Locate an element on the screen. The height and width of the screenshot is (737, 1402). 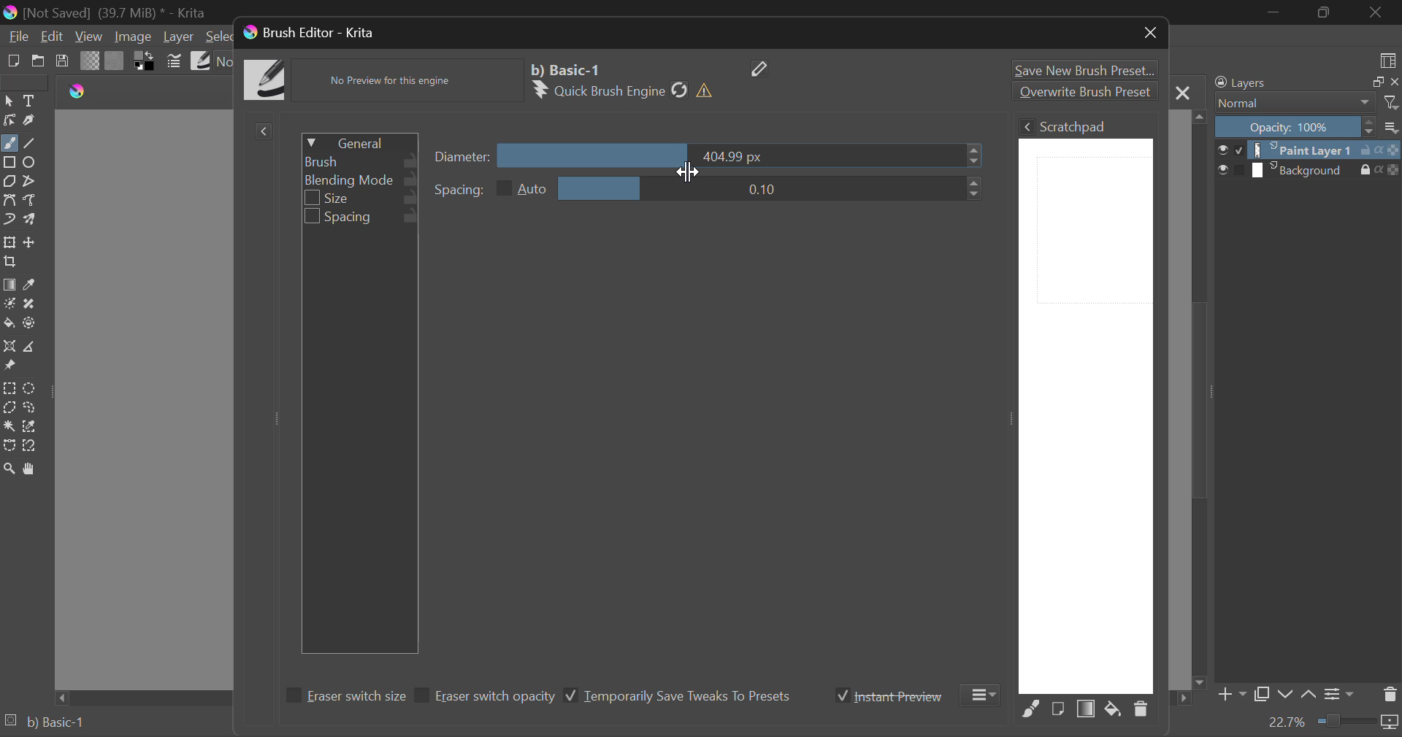
Diameter Slider is located at coordinates (464, 156).